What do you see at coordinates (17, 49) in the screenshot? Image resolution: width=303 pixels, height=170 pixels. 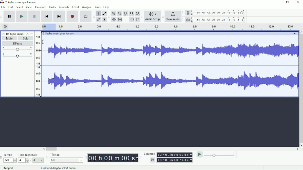 I see `Volume` at bounding box center [17, 49].